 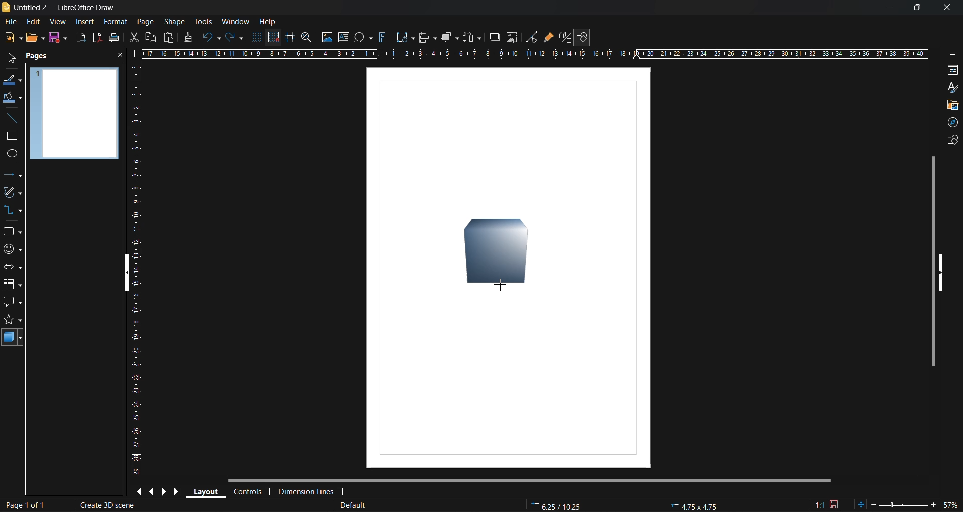 What do you see at coordinates (13, 175) in the screenshot?
I see `lines and arrows` at bounding box center [13, 175].